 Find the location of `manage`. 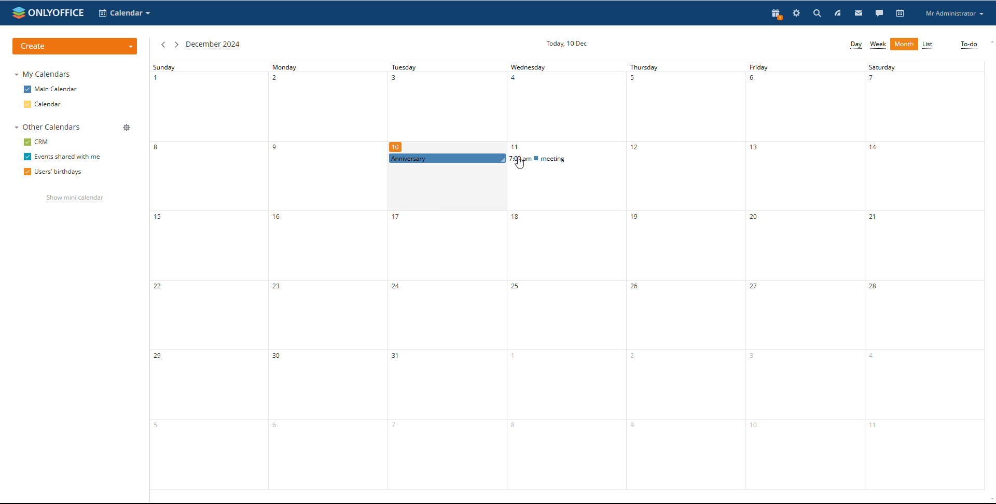

manage is located at coordinates (128, 128).